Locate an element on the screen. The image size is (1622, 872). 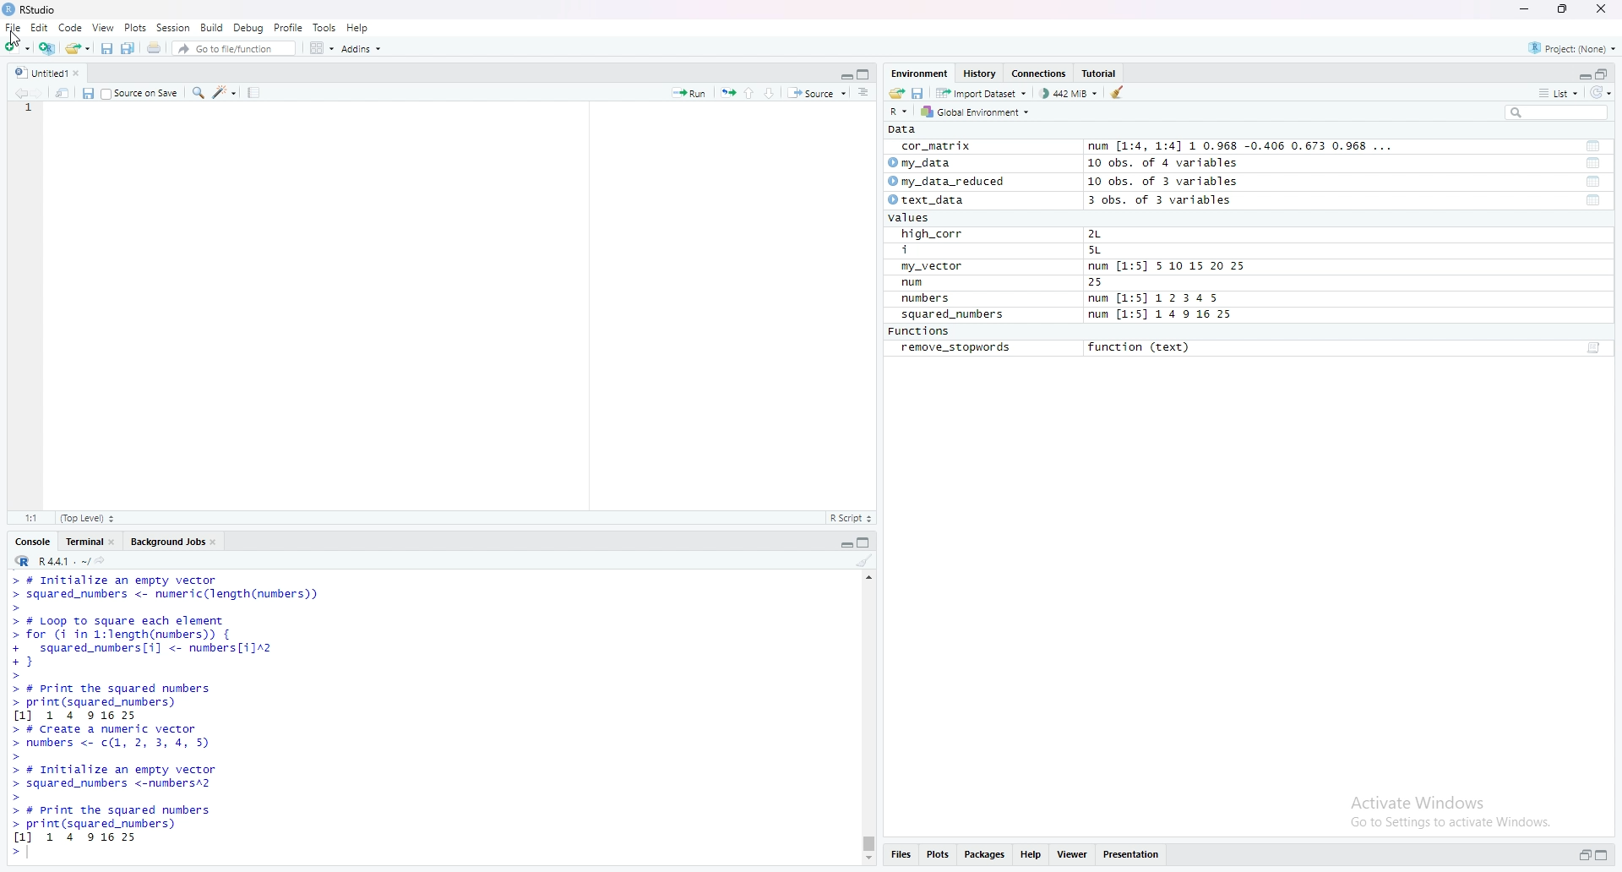
New File is located at coordinates (16, 48).